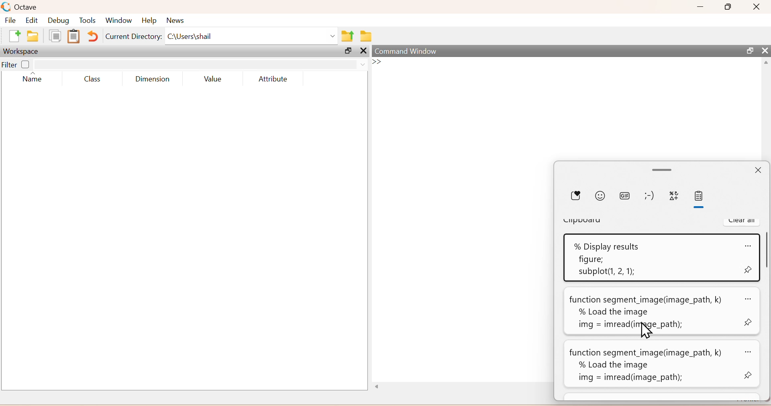  Describe the element at coordinates (406, 51) in the screenshot. I see `Command Window` at that location.